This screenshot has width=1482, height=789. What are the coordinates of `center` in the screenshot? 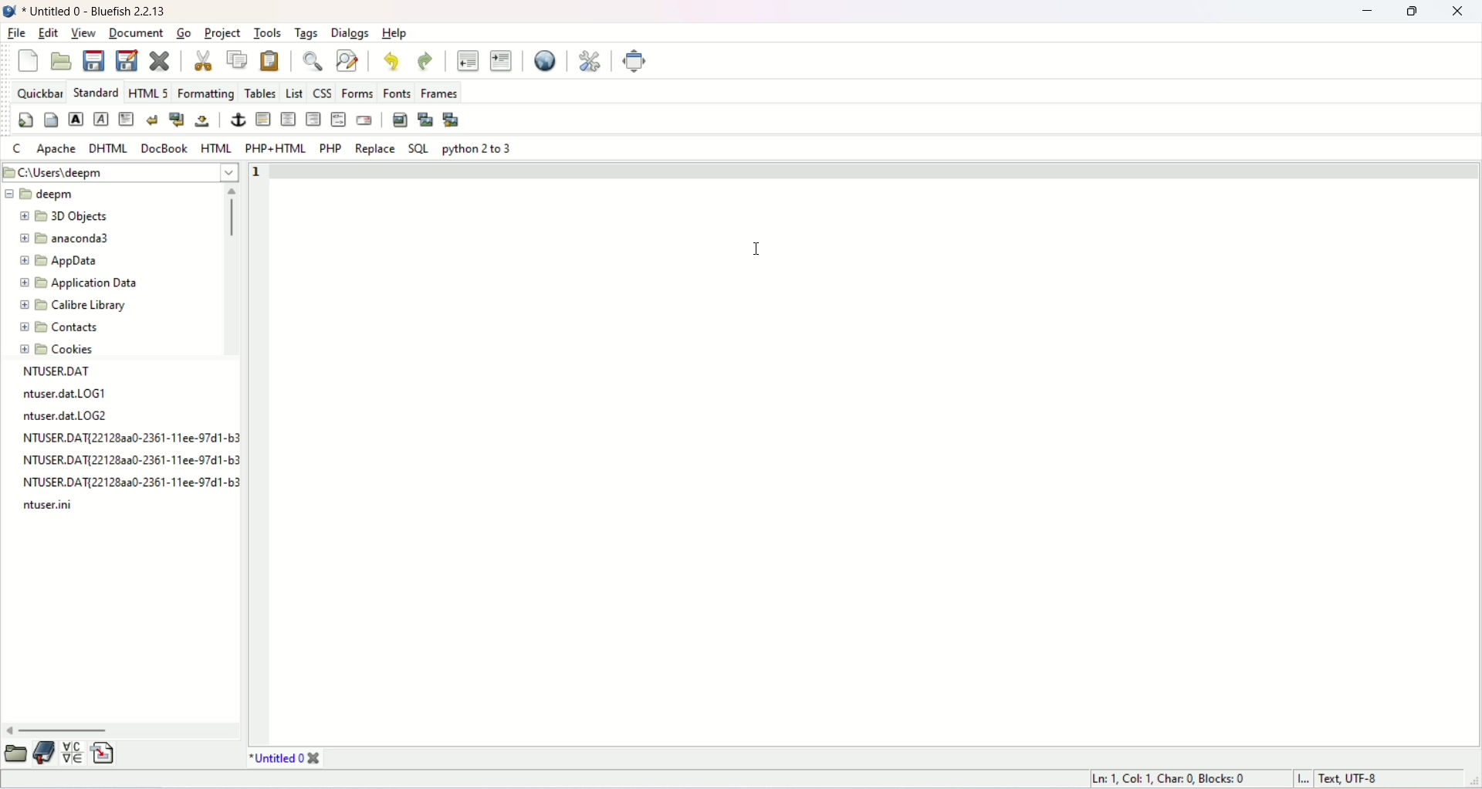 It's located at (287, 121).